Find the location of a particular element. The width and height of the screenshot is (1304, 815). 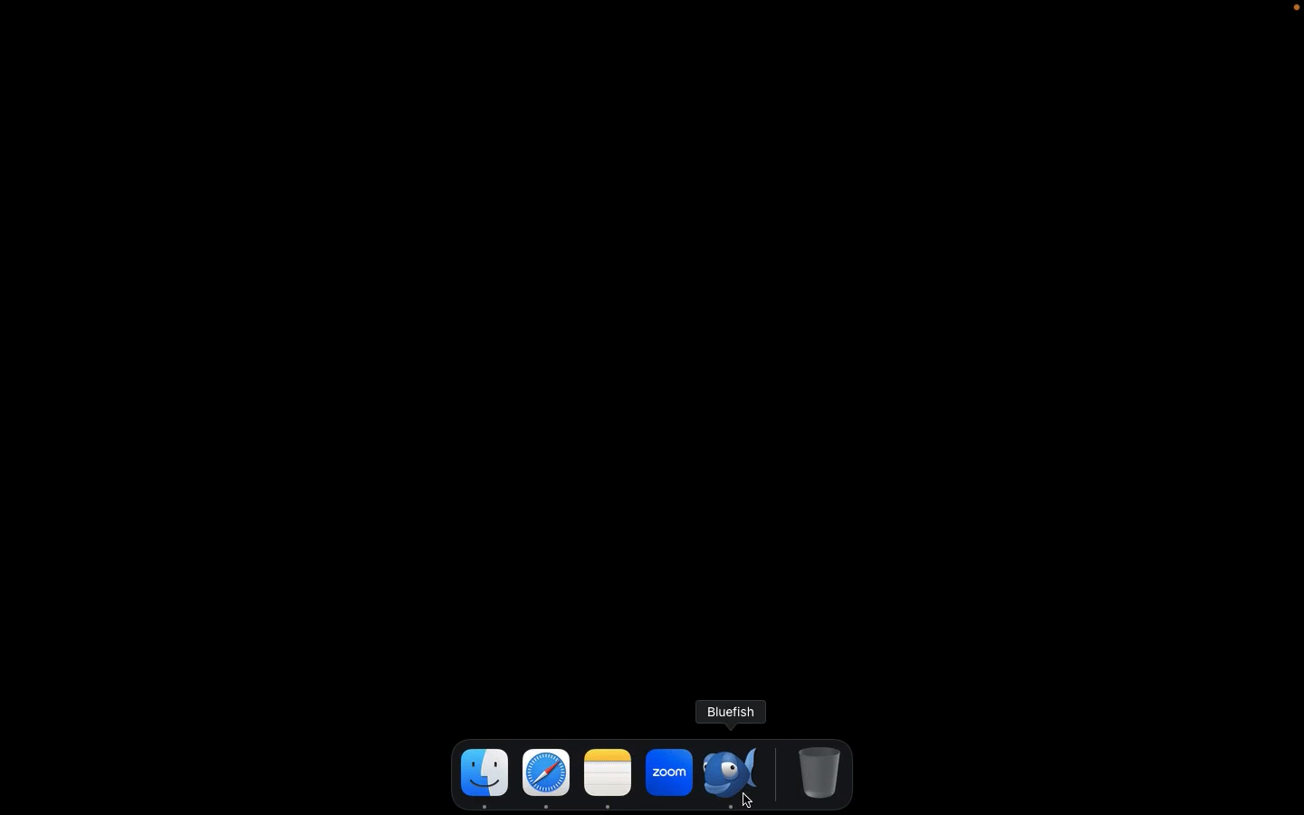

safari is located at coordinates (547, 772).